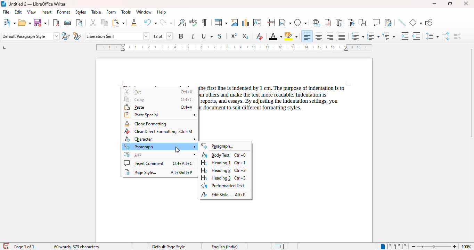 The height and width of the screenshot is (250, 474). Describe the element at coordinates (219, 146) in the screenshot. I see `paragraph` at that location.